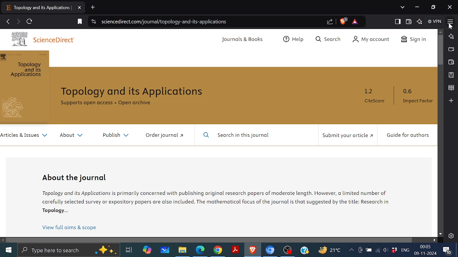 This screenshot has height=257, width=458. What do you see at coordinates (330, 21) in the screenshot?
I see `Share this page` at bounding box center [330, 21].